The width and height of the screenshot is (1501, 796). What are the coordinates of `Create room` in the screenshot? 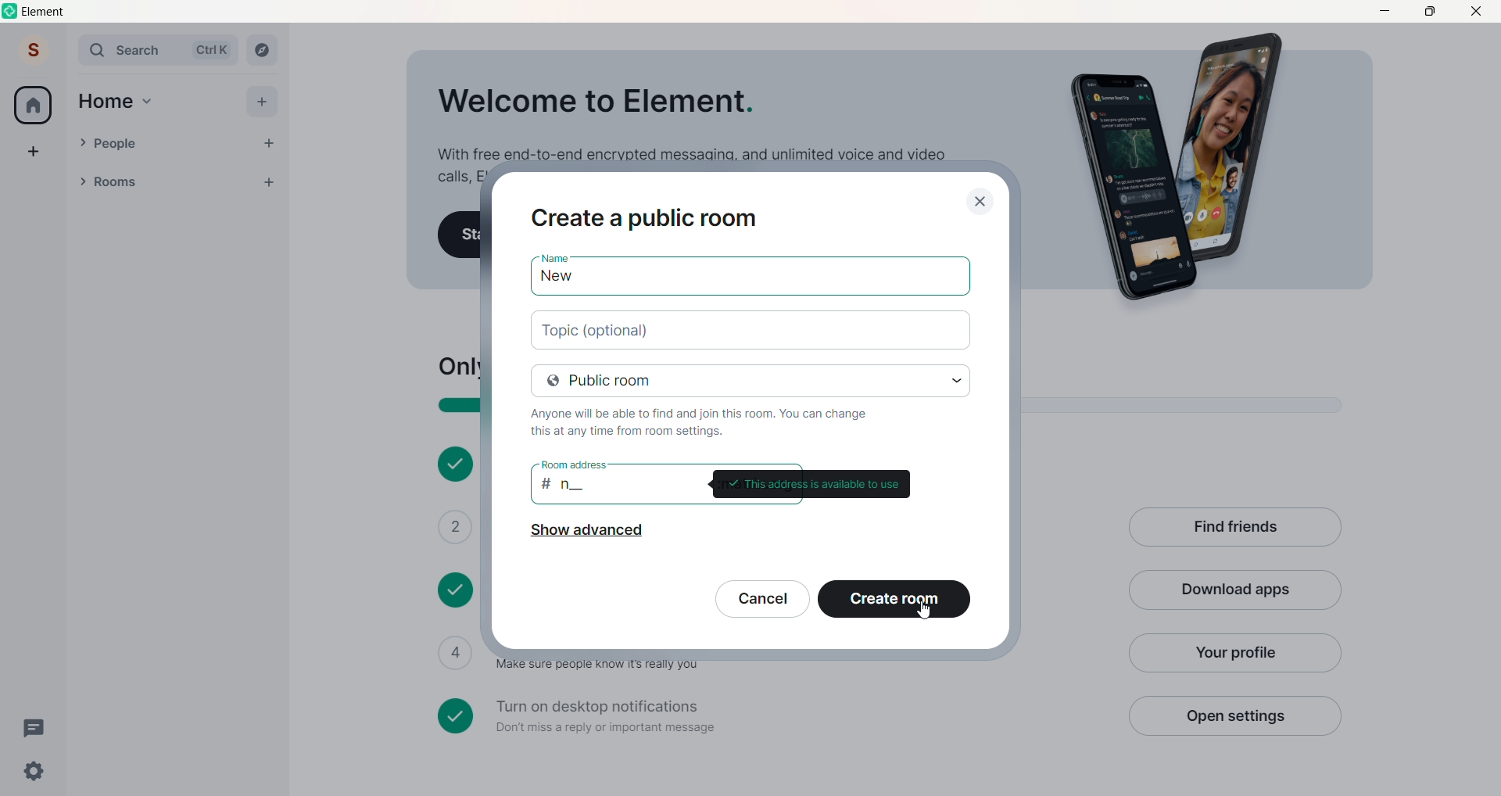 It's located at (894, 598).